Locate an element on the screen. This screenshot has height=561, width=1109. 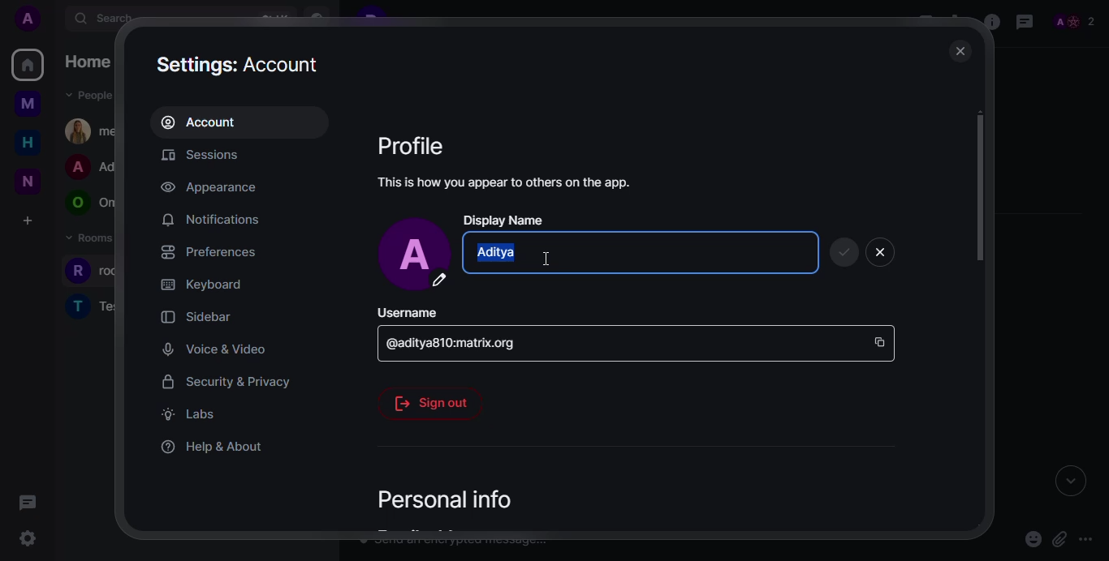
sign out is located at coordinates (429, 404).